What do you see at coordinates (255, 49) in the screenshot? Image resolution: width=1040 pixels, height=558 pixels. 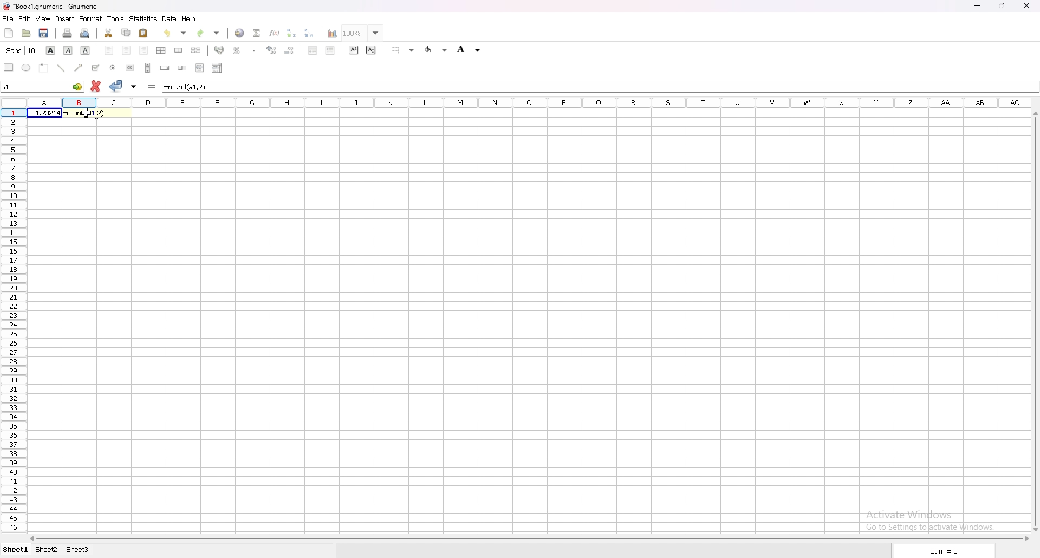 I see `thousand separator` at bounding box center [255, 49].